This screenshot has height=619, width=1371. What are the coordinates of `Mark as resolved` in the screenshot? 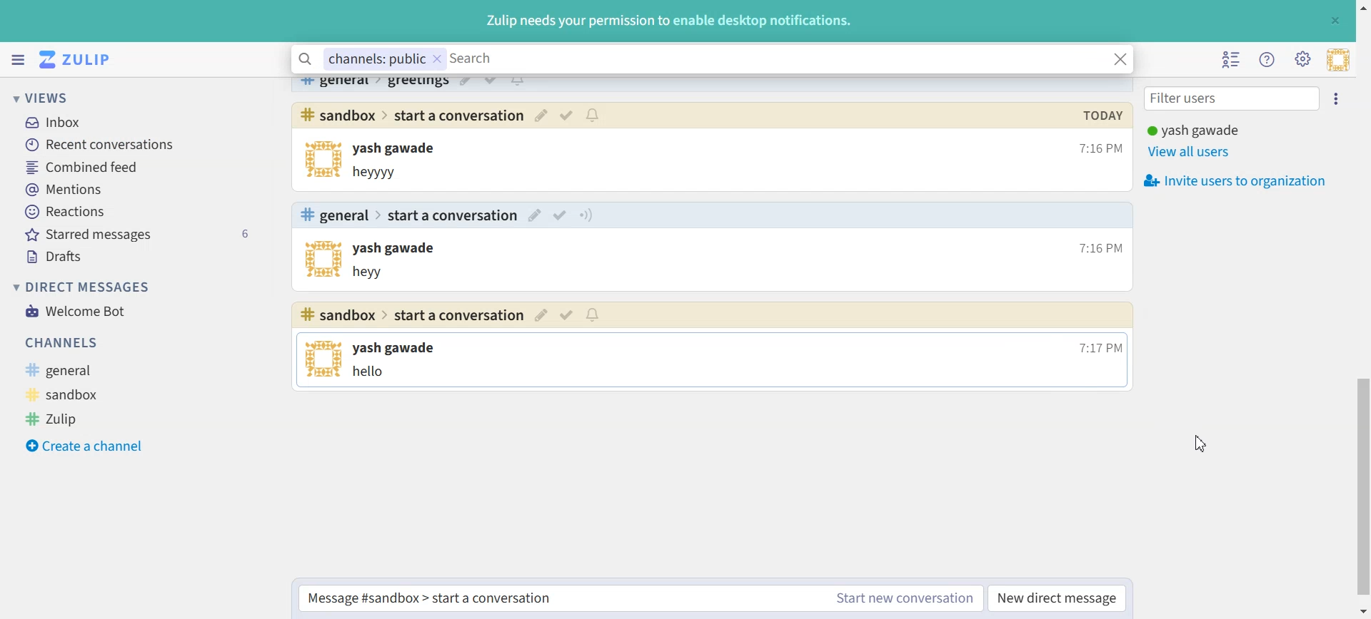 It's located at (491, 82).